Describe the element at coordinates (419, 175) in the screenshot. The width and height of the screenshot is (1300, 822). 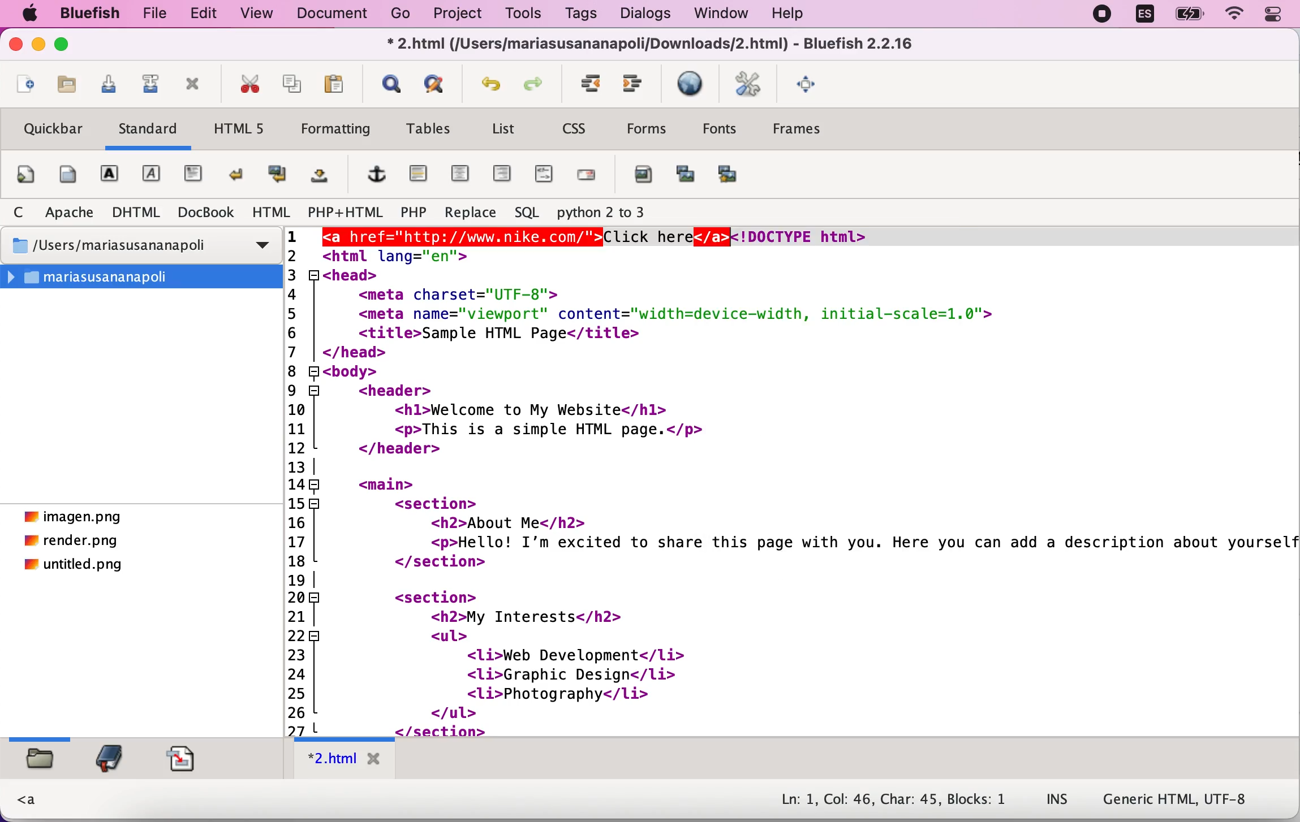
I see `horizontal rule` at that location.